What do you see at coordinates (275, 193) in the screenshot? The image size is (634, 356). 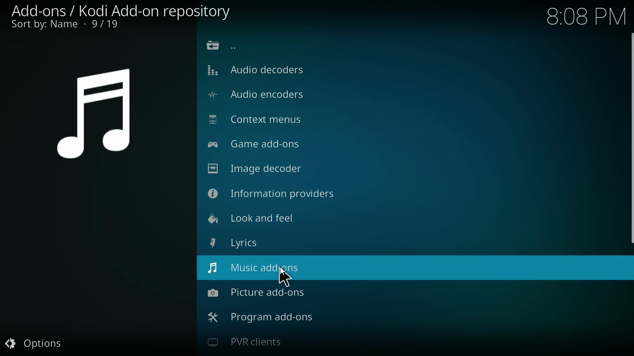 I see `Information providers` at bounding box center [275, 193].